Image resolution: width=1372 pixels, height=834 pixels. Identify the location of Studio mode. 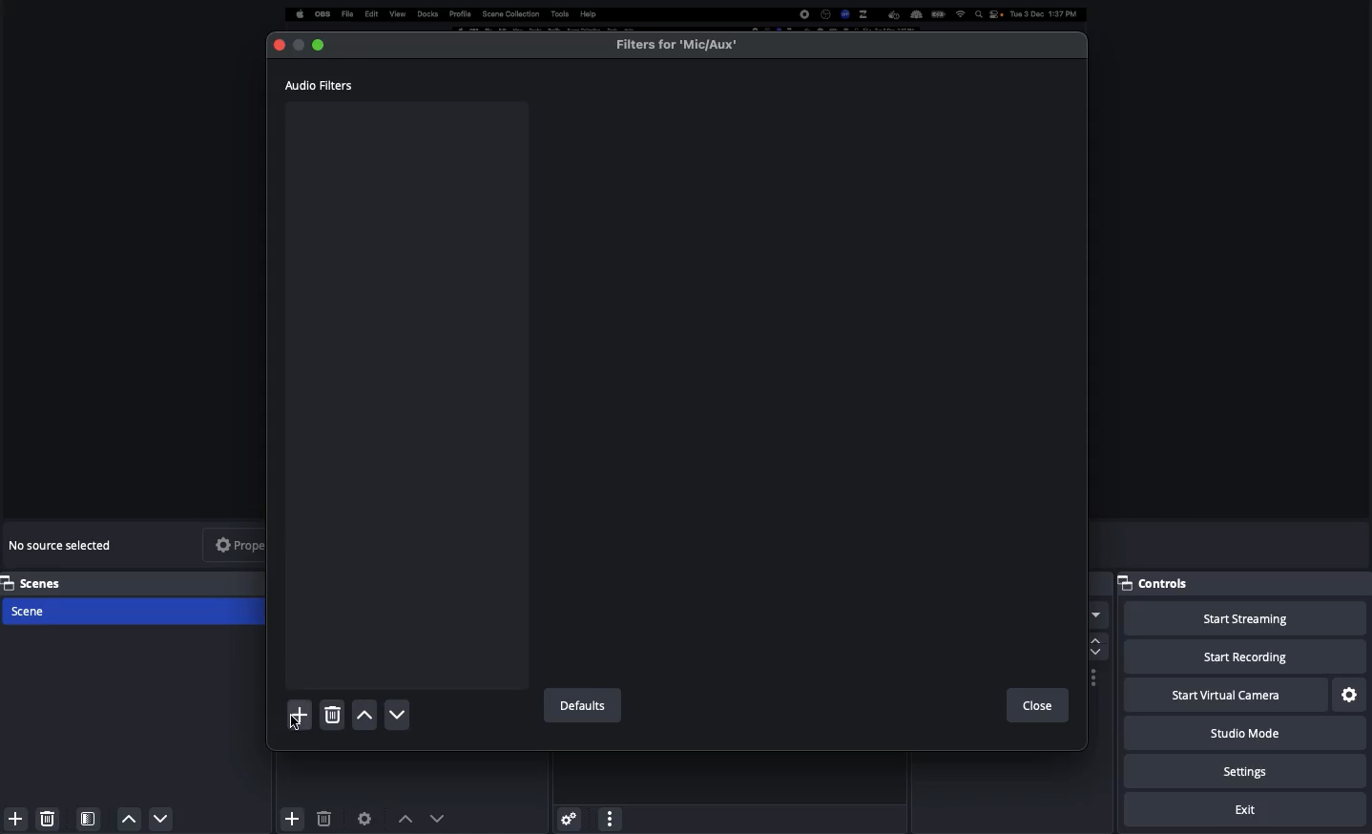
(1242, 737).